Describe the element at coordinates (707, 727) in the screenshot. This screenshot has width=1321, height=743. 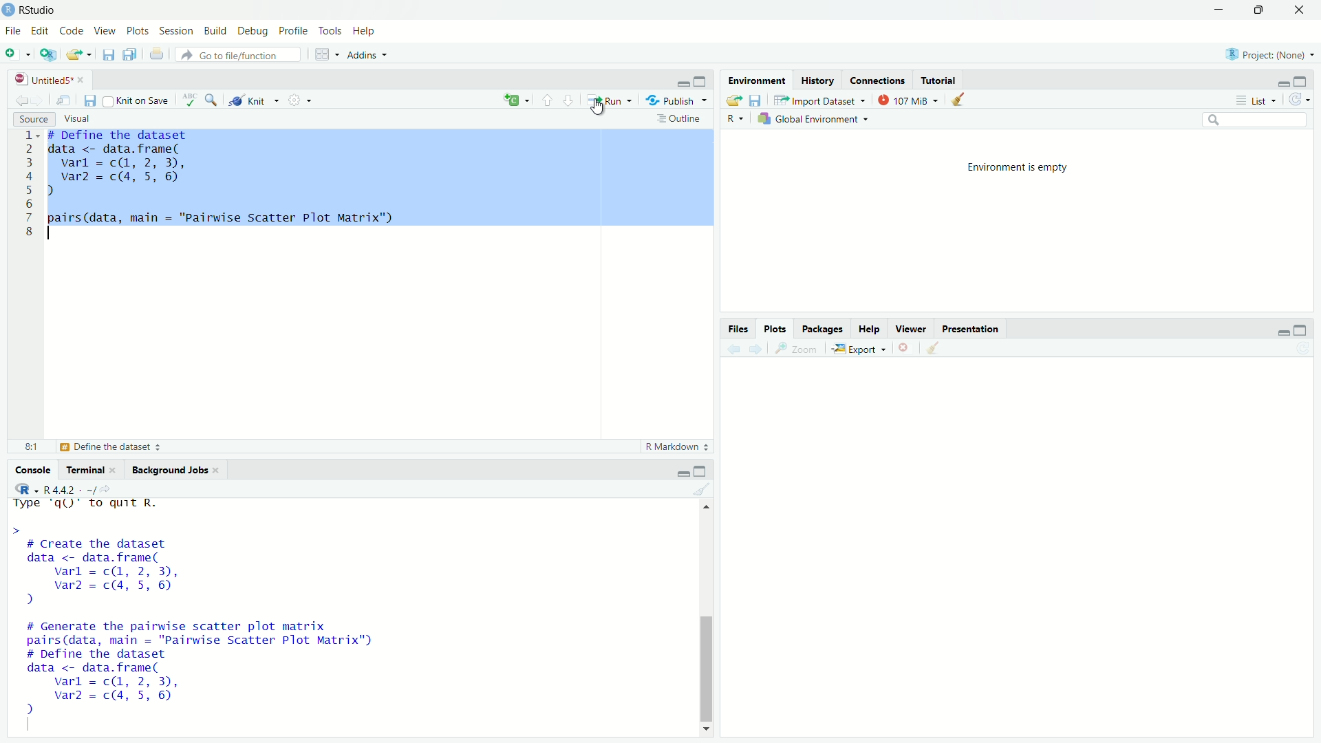
I see `Down` at that location.